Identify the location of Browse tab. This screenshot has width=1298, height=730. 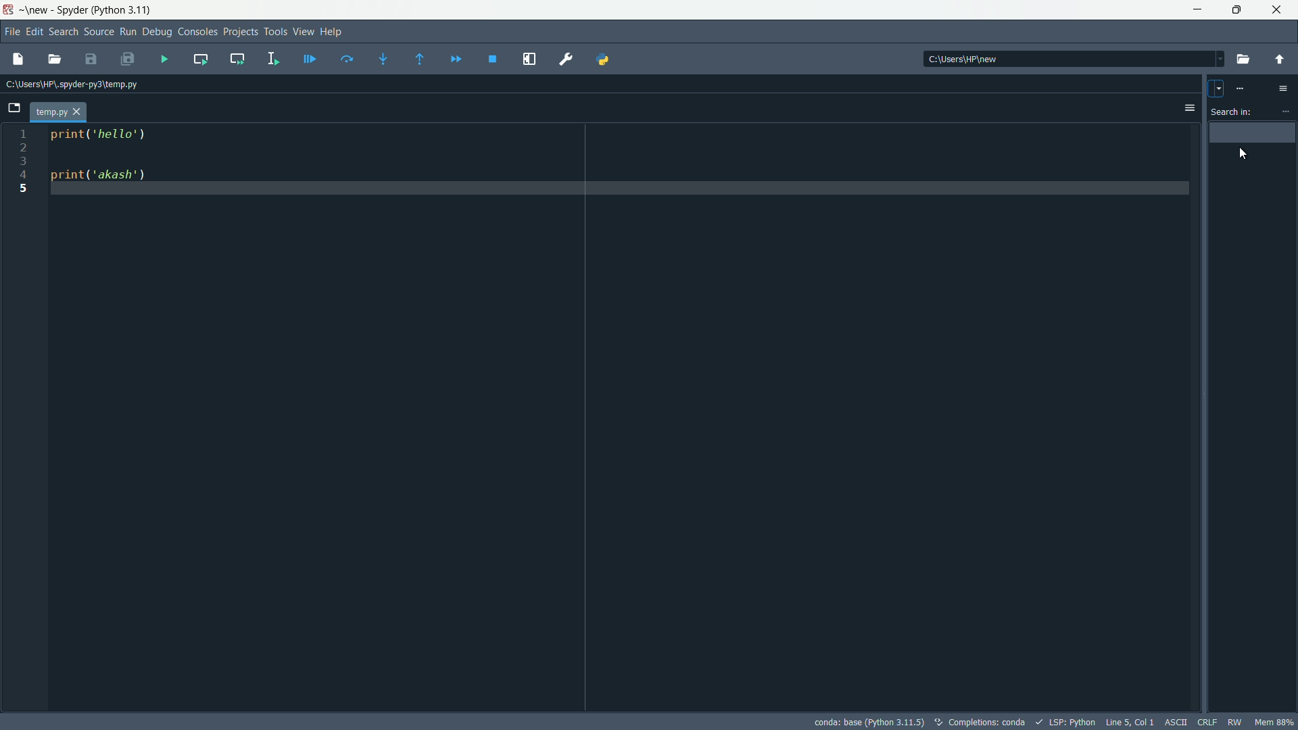
(18, 108).